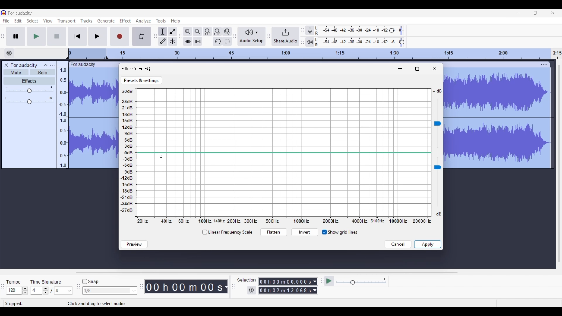 The width and height of the screenshot is (562, 316). I want to click on Undo, so click(217, 41).